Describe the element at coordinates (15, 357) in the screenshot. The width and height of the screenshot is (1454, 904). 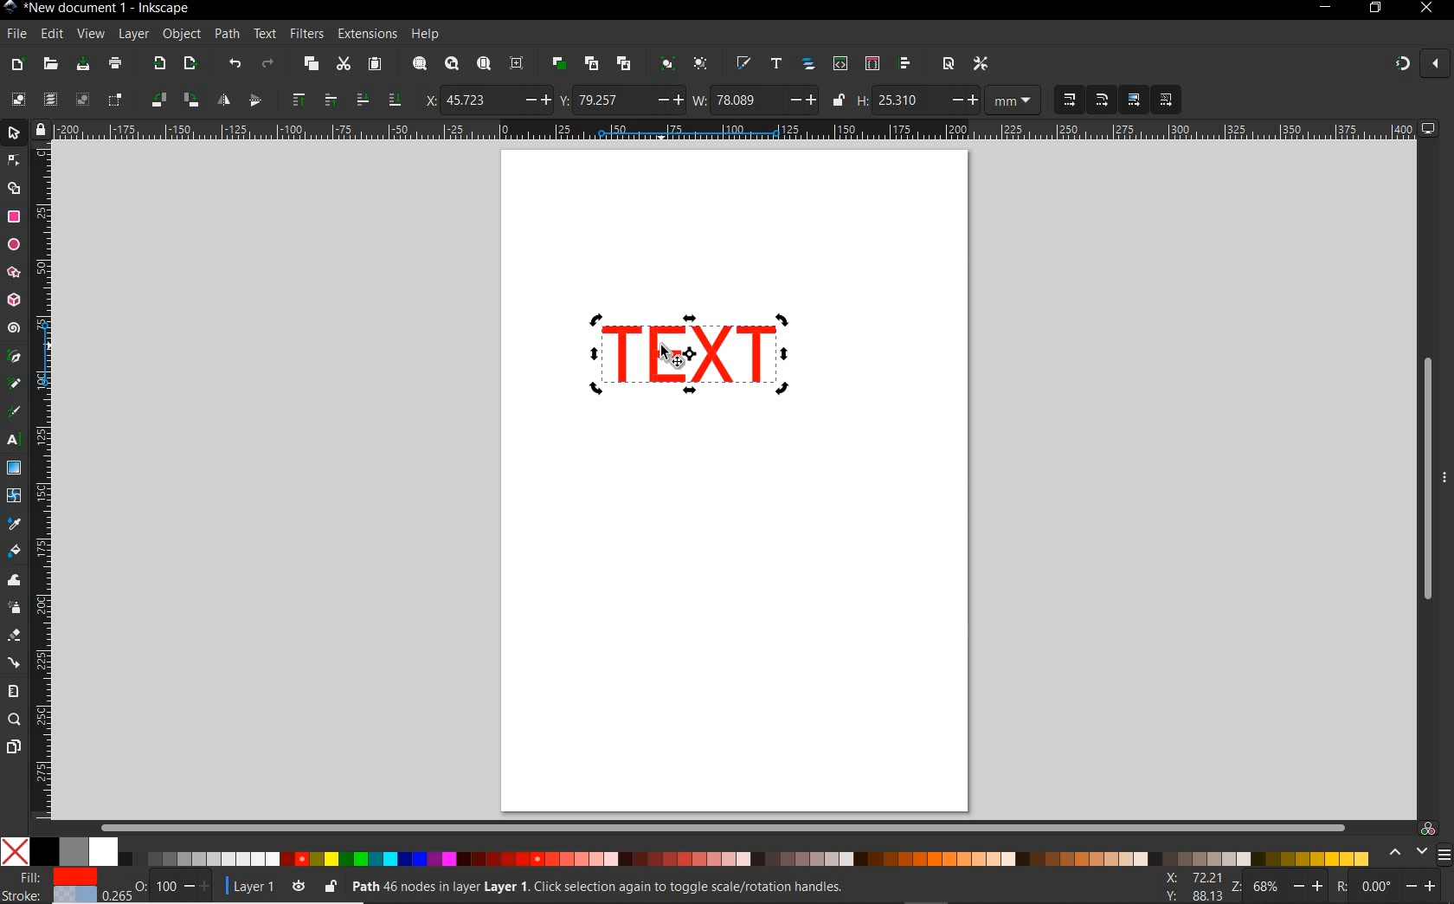
I see `PEN TOOL` at that location.